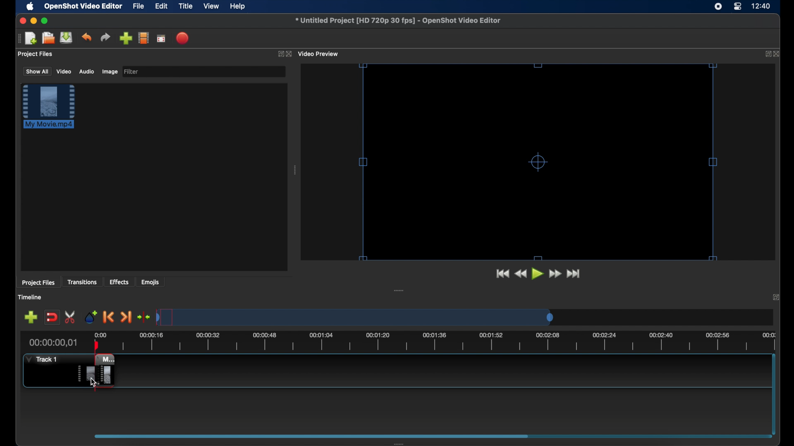  I want to click on project files, so click(38, 283).